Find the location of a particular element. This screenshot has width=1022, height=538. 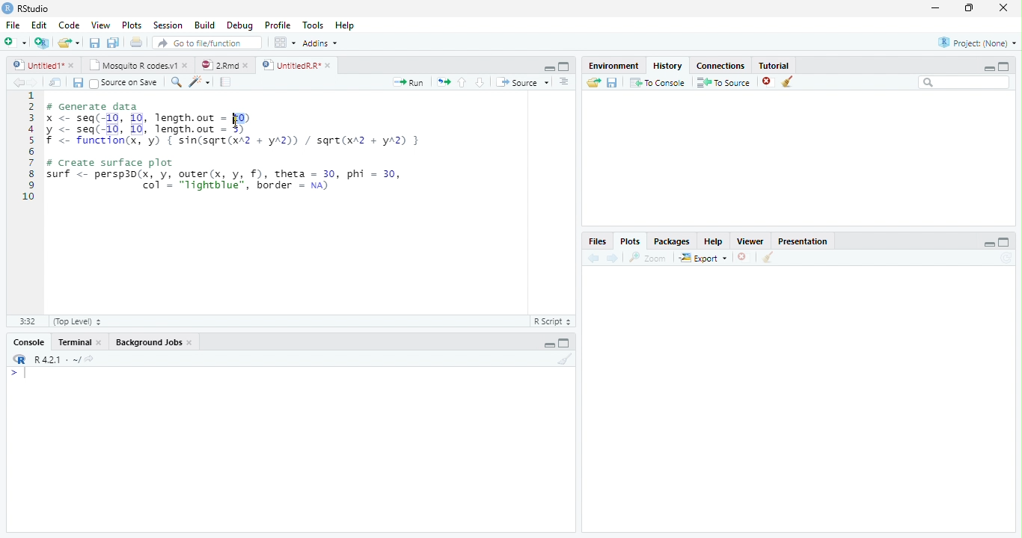

Minimize is located at coordinates (549, 344).